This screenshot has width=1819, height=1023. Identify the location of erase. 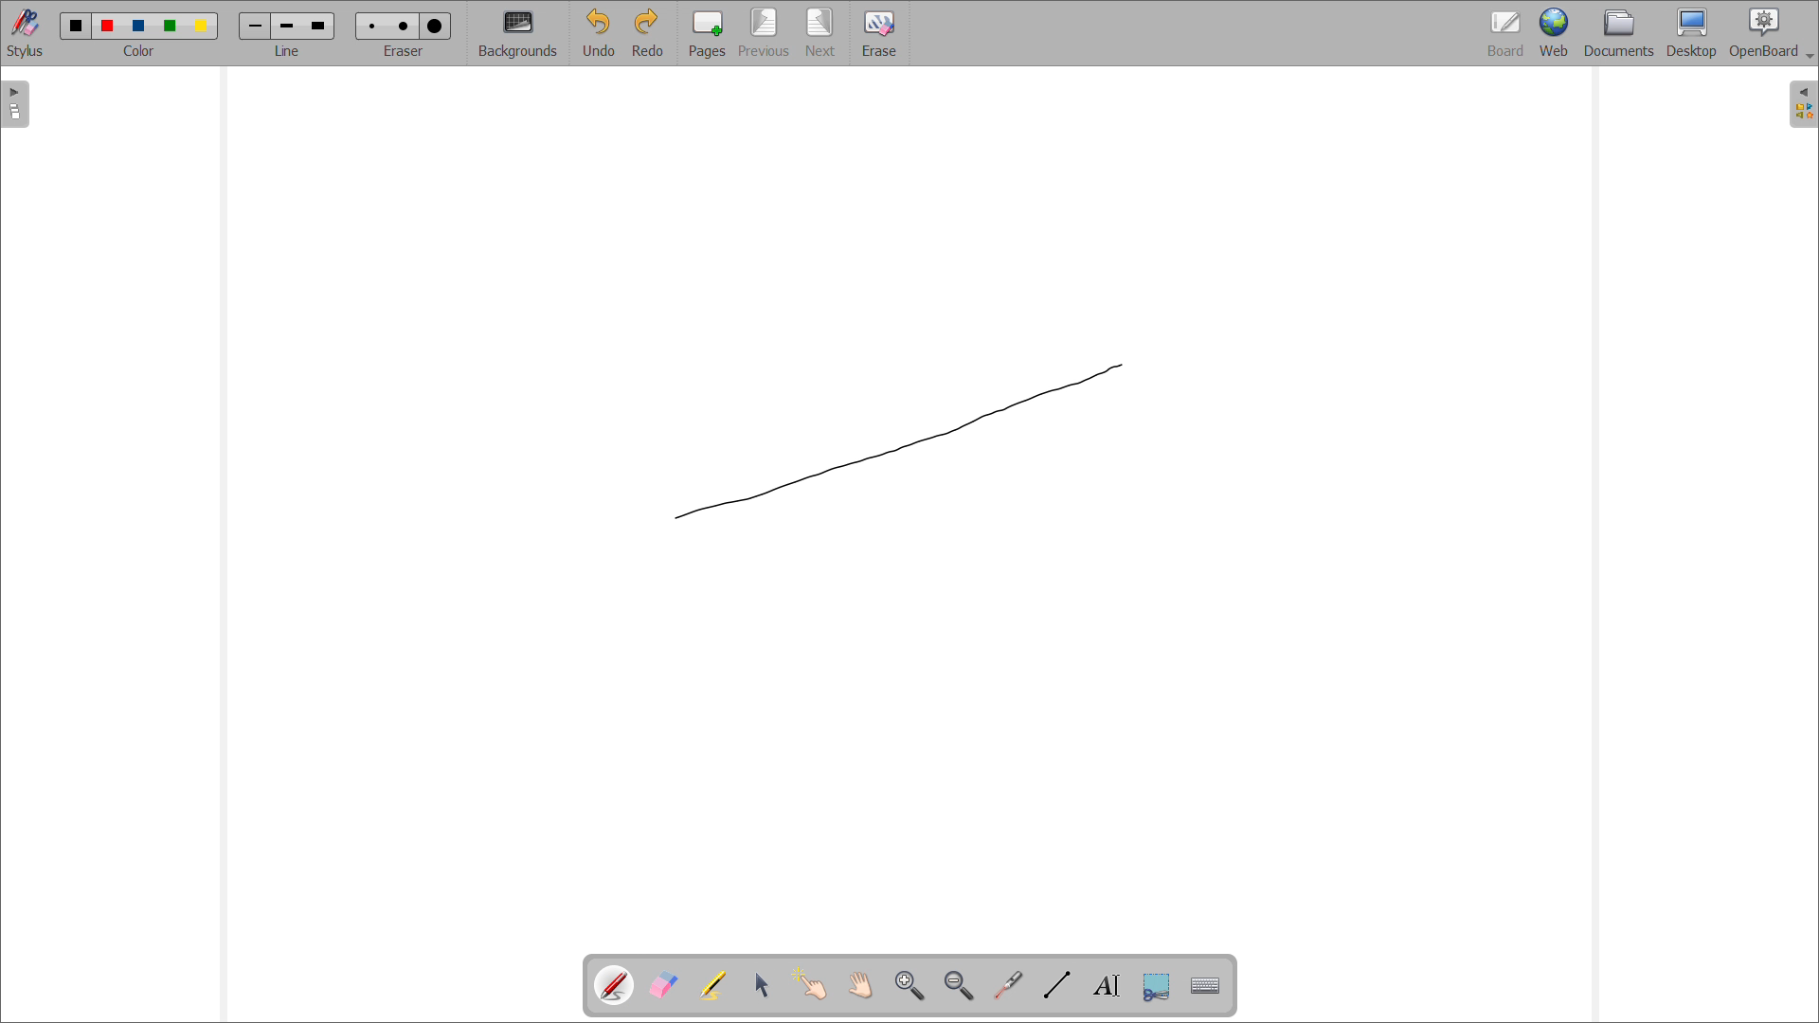
(879, 33).